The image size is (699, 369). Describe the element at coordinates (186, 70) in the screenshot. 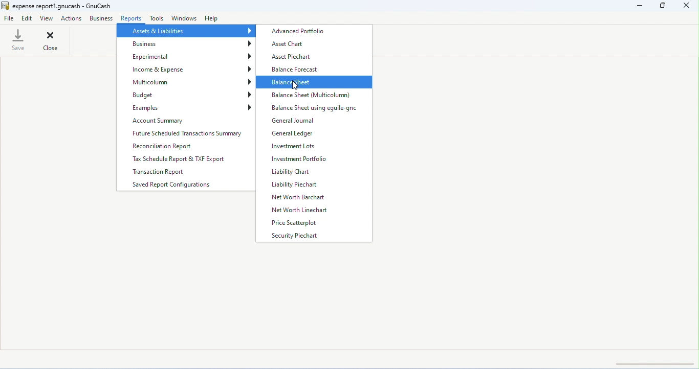

I see `income and expense` at that location.